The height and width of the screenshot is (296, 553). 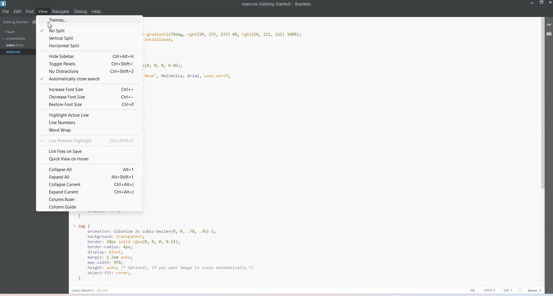 What do you see at coordinates (88, 169) in the screenshot?
I see `Collapse All` at bounding box center [88, 169].